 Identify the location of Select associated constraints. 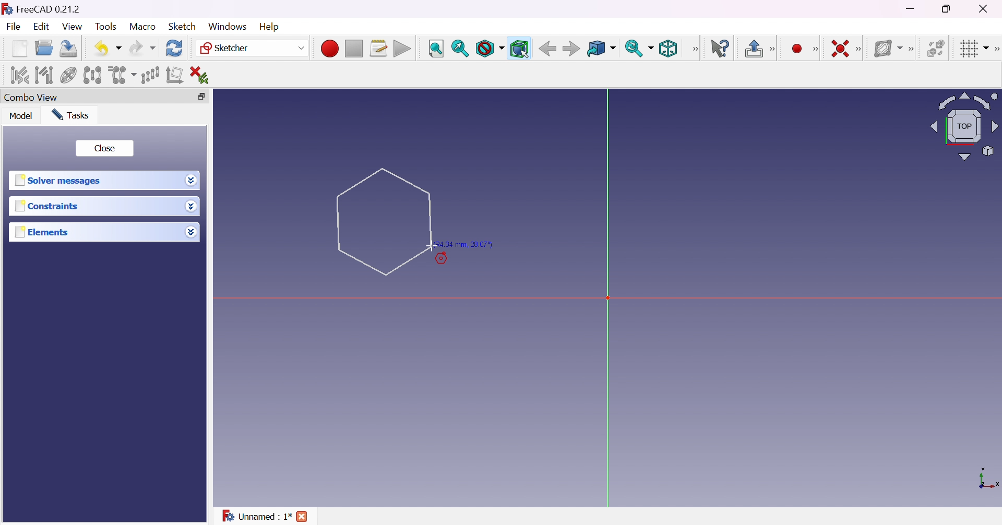
(20, 75).